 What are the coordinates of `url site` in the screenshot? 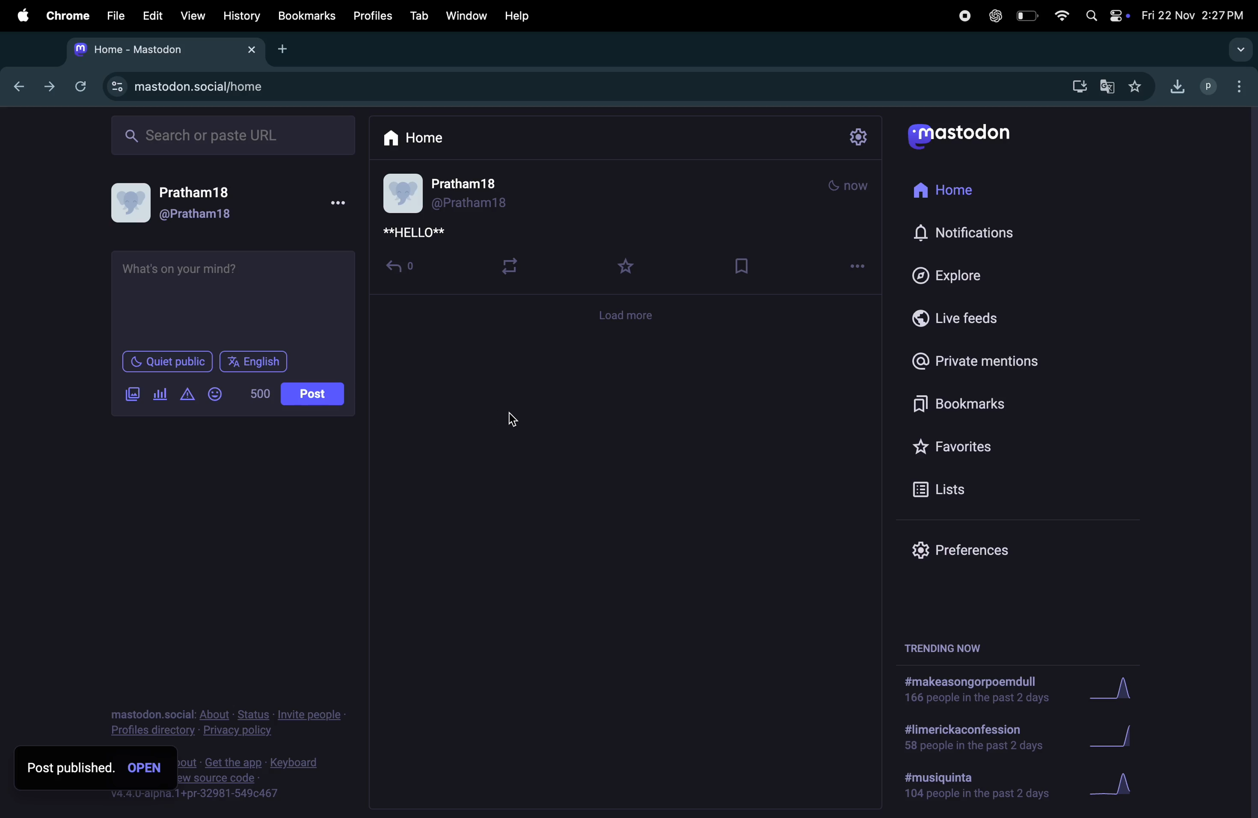 It's located at (193, 89).